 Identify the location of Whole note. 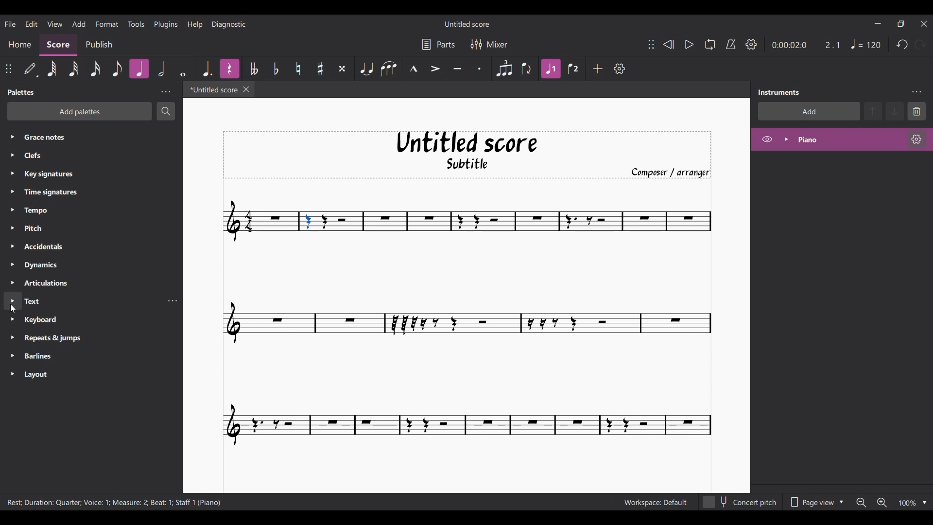
(183, 69).